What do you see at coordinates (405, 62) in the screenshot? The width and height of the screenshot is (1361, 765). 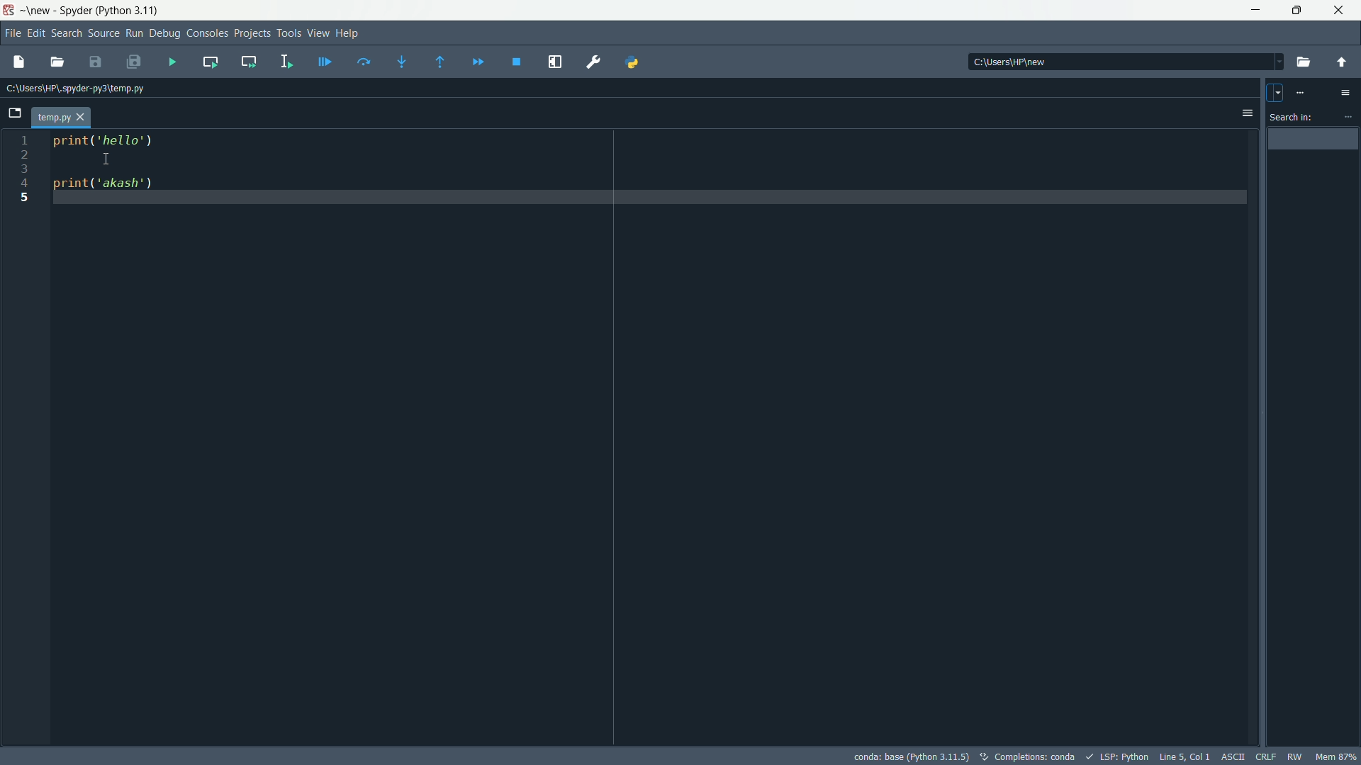 I see `step into function` at bounding box center [405, 62].